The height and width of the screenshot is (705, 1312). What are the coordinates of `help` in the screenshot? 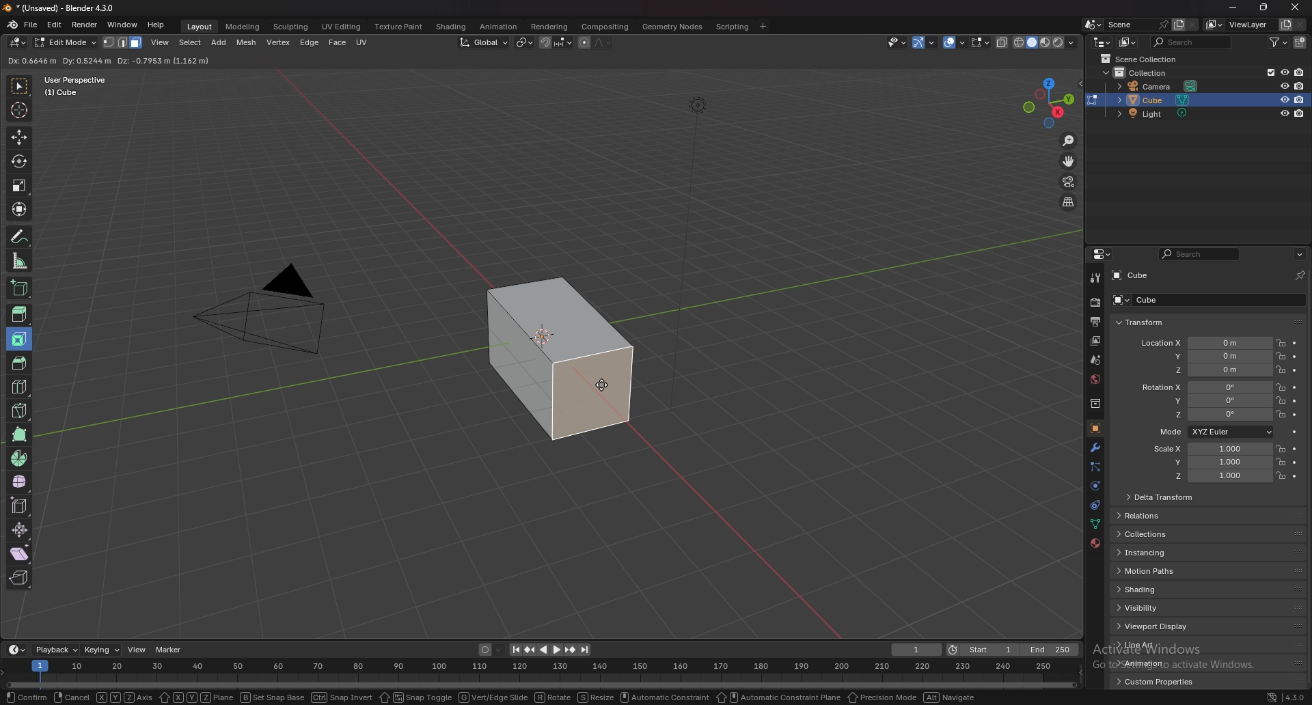 It's located at (156, 25).